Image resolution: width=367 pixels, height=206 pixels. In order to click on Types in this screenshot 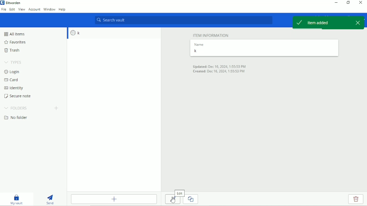, I will do `click(14, 62)`.